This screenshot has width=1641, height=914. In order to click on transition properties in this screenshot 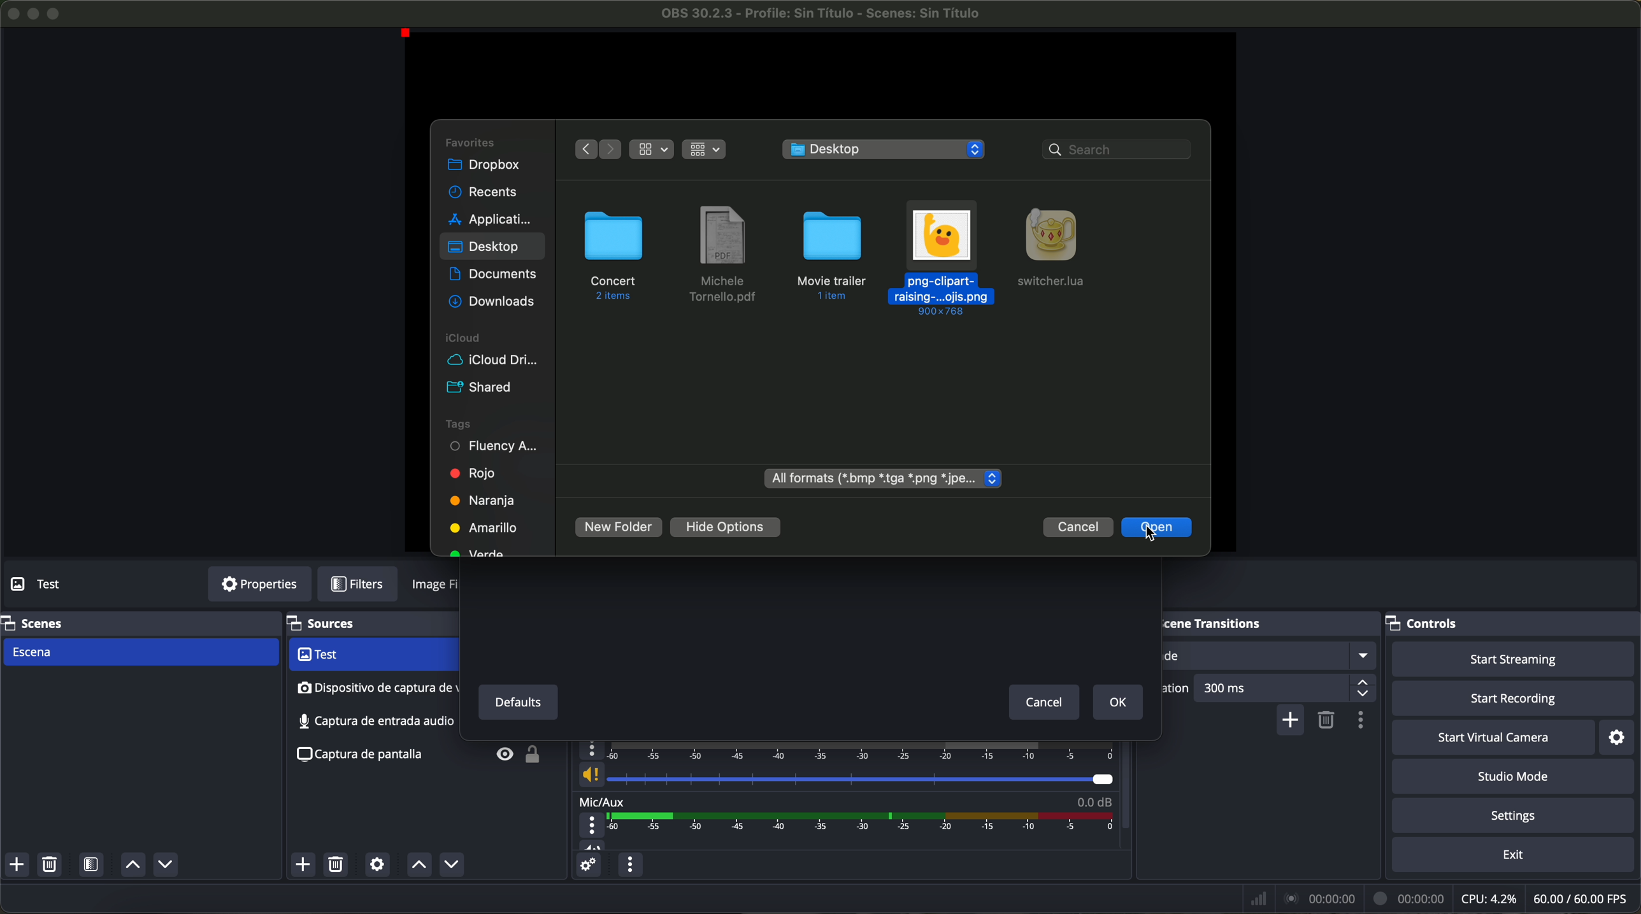, I will do `click(1364, 722)`.